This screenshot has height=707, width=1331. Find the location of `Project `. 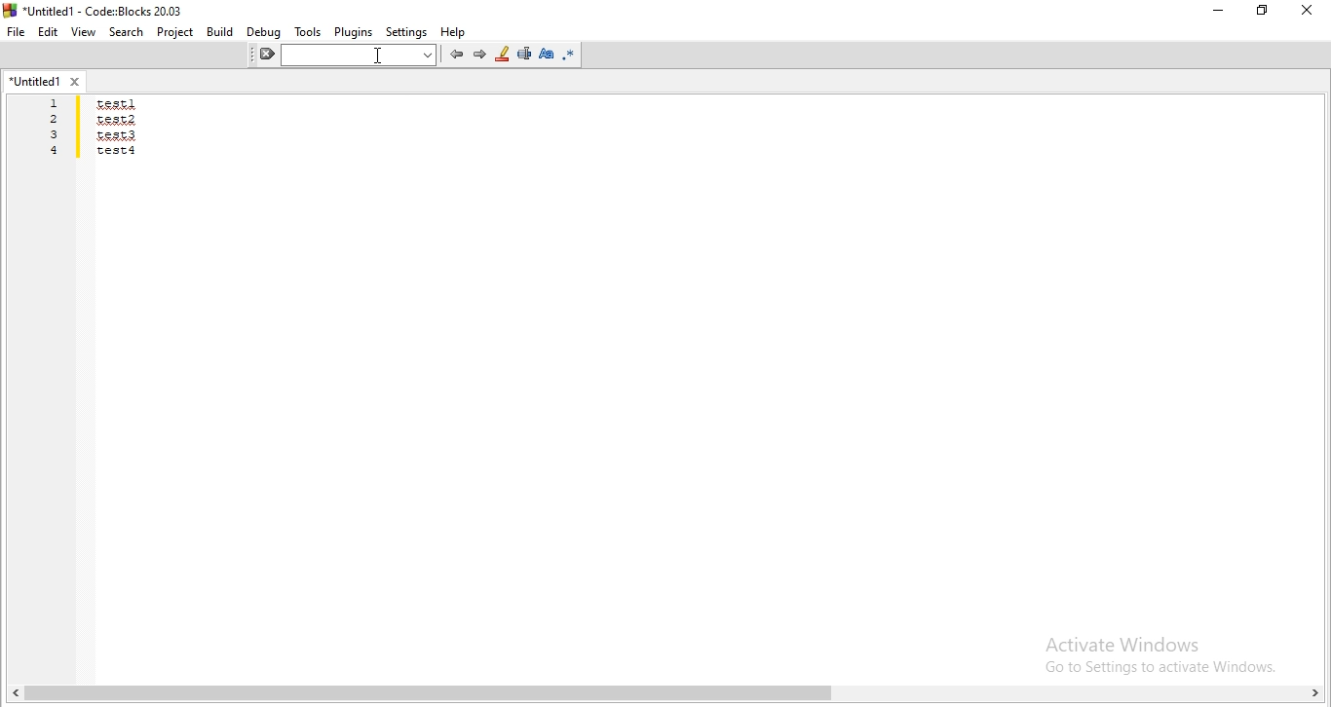

Project  is located at coordinates (176, 31).